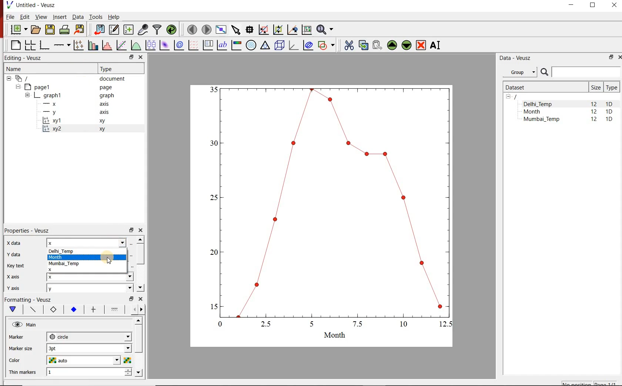 Image resolution: width=622 pixels, height=386 pixels. I want to click on Page1, so click(64, 87).